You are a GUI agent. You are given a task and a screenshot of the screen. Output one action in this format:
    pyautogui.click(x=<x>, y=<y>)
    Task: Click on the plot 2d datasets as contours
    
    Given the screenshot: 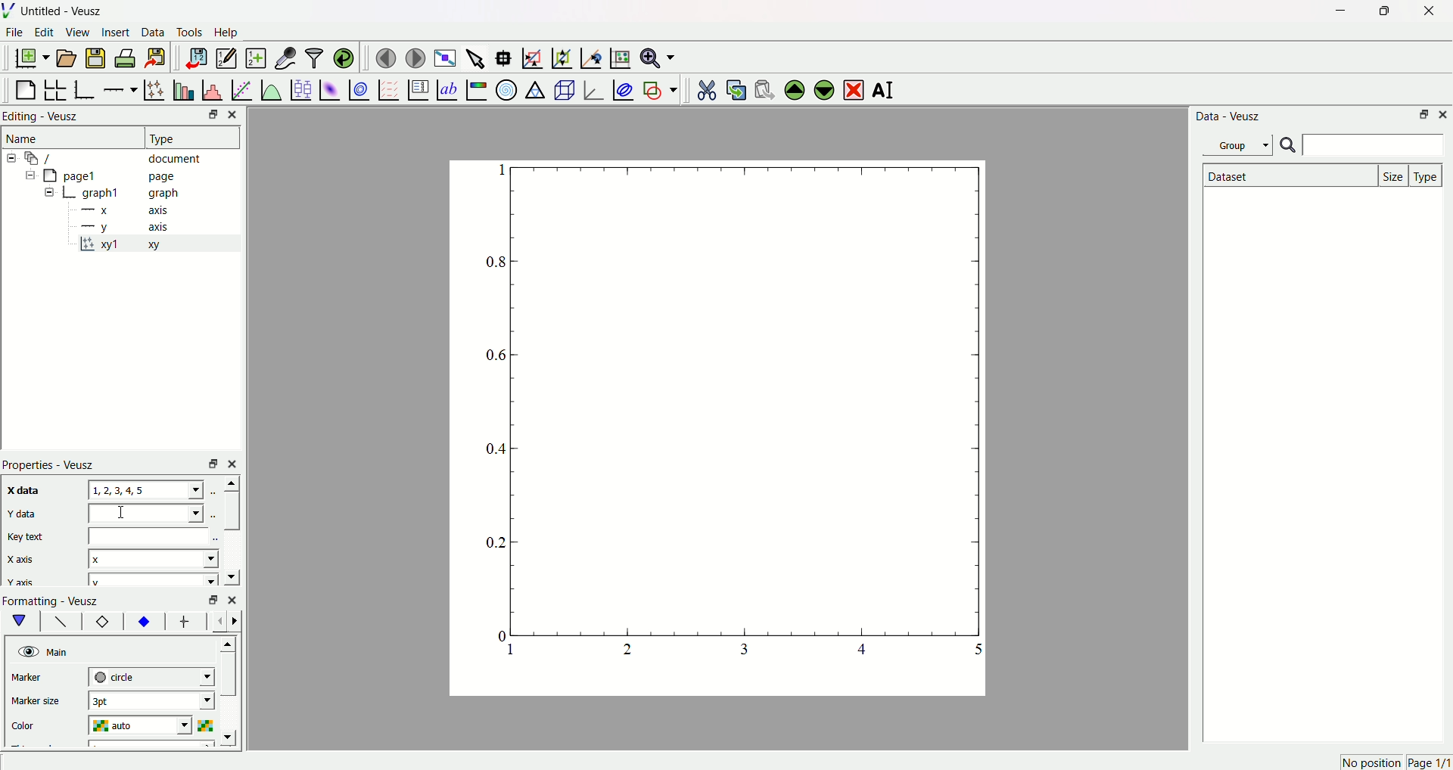 What is the action you would take?
    pyautogui.click(x=358, y=89)
    